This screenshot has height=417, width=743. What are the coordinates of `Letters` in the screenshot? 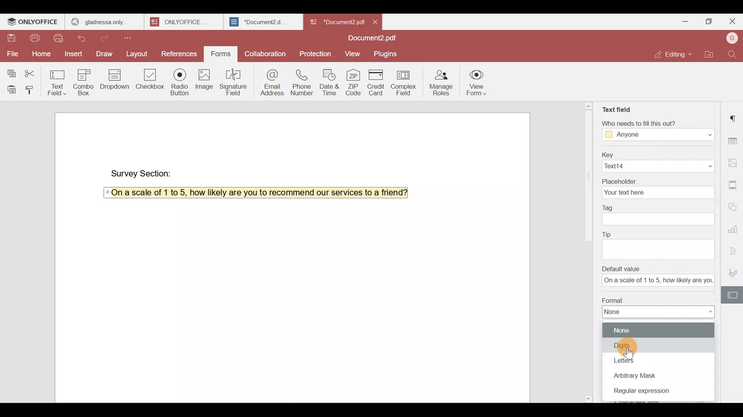 It's located at (627, 359).